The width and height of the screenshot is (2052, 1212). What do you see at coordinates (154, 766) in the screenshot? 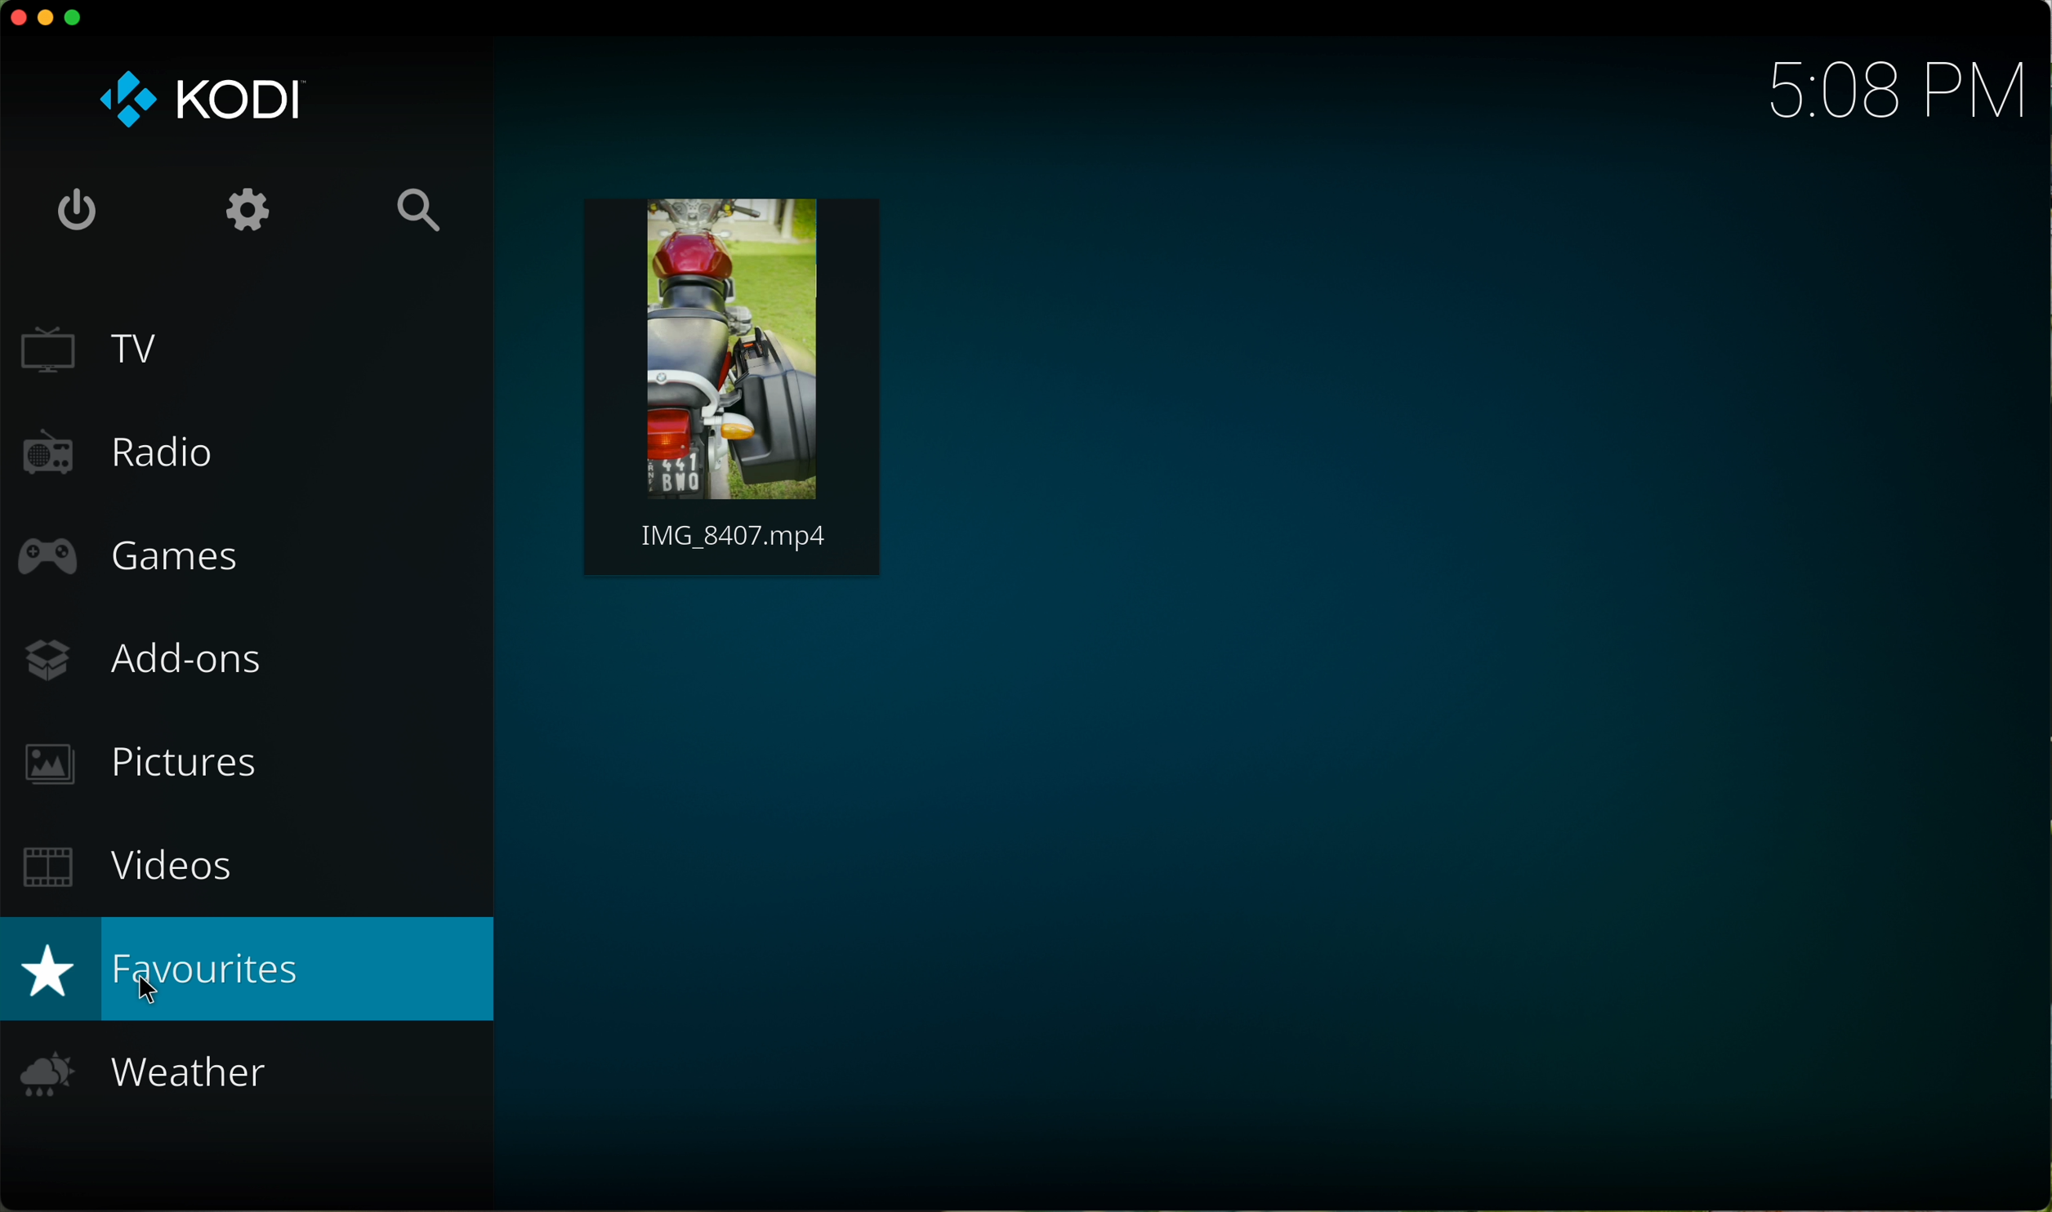
I see `pictures` at bounding box center [154, 766].